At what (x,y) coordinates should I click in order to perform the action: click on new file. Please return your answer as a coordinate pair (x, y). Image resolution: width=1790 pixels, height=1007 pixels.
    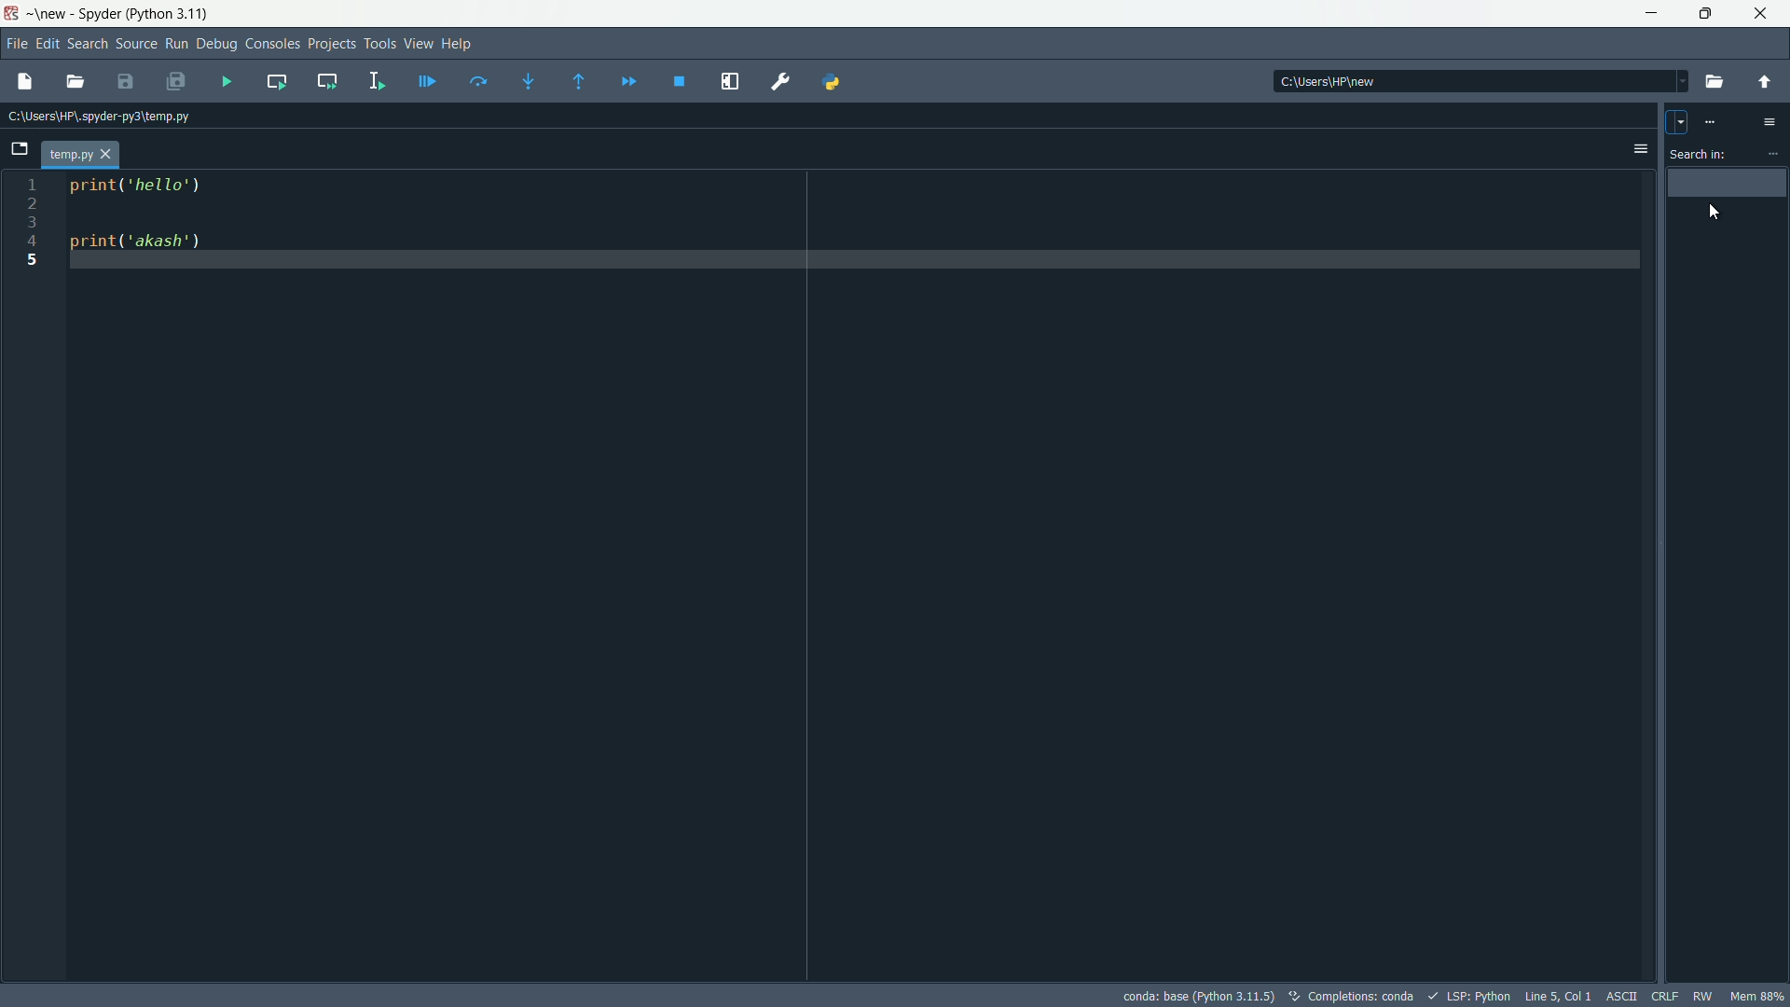
    Looking at the image, I should click on (31, 82).